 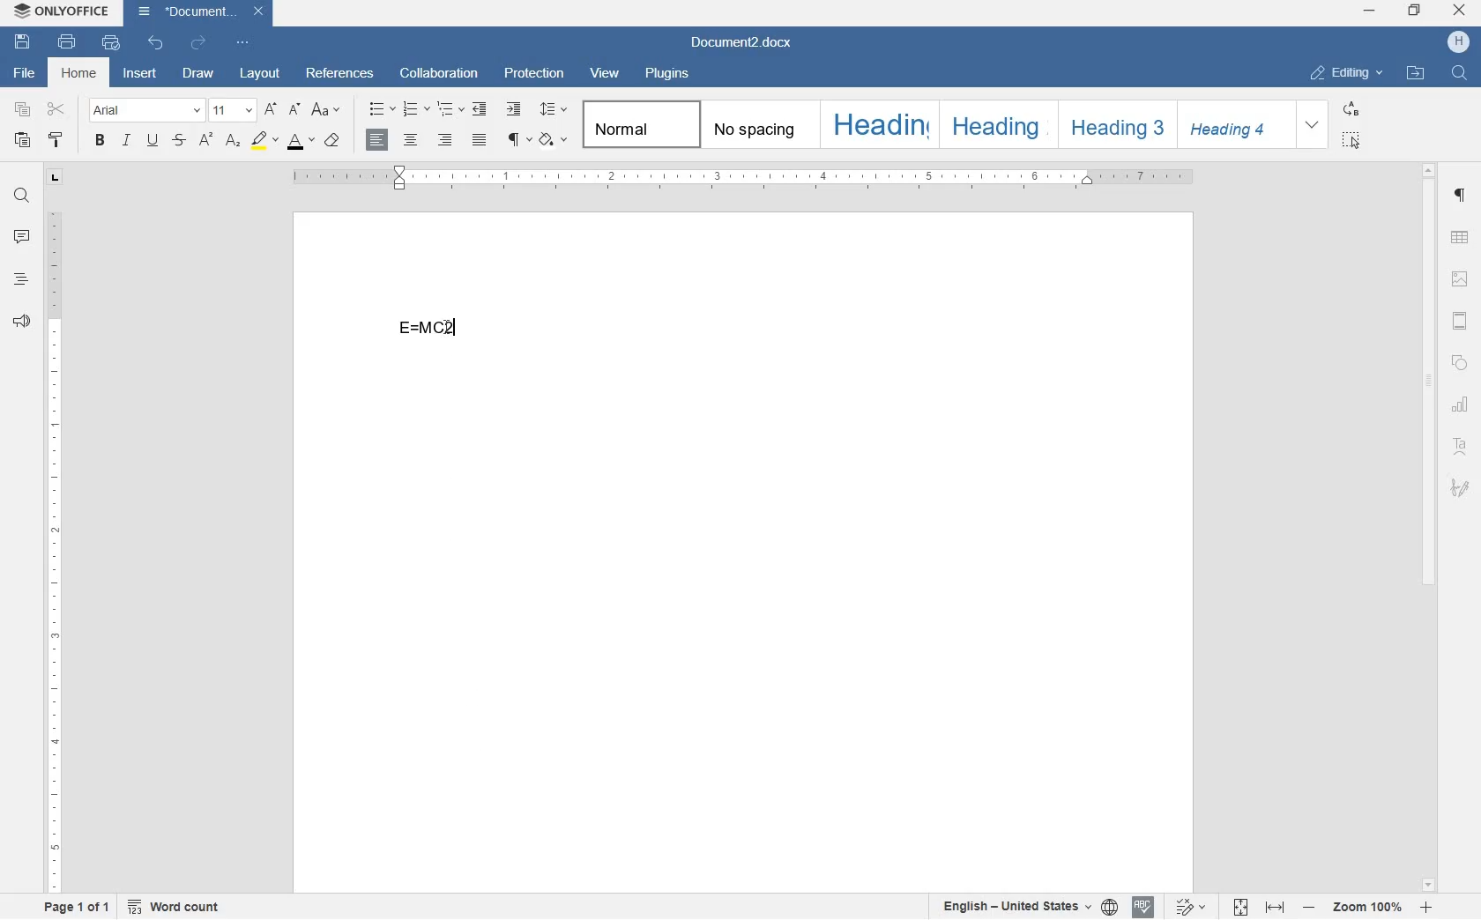 What do you see at coordinates (481, 110) in the screenshot?
I see `decrease indent` at bounding box center [481, 110].